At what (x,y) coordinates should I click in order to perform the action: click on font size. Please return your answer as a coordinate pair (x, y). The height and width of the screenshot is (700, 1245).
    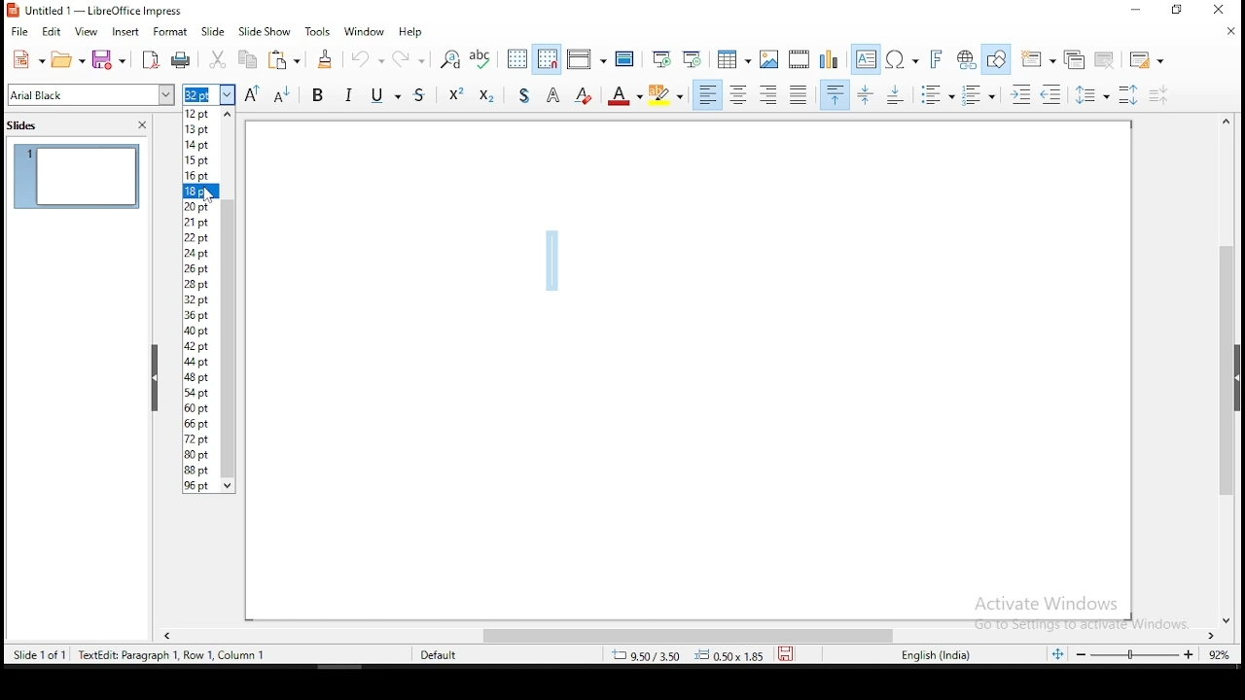
    Looking at the image, I should click on (208, 94).